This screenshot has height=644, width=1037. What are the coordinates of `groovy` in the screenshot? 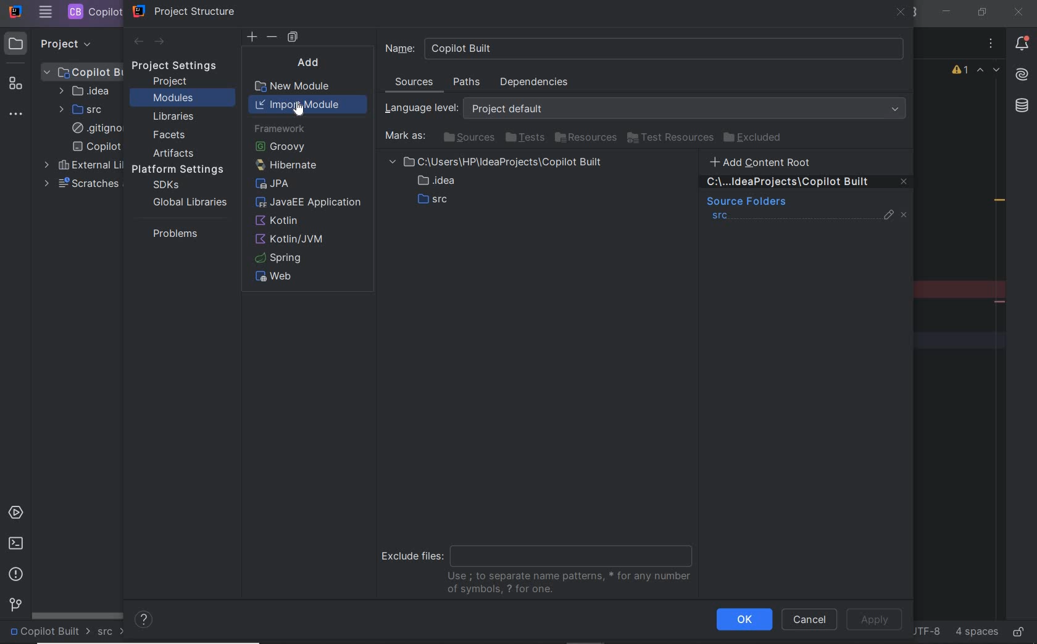 It's located at (280, 146).